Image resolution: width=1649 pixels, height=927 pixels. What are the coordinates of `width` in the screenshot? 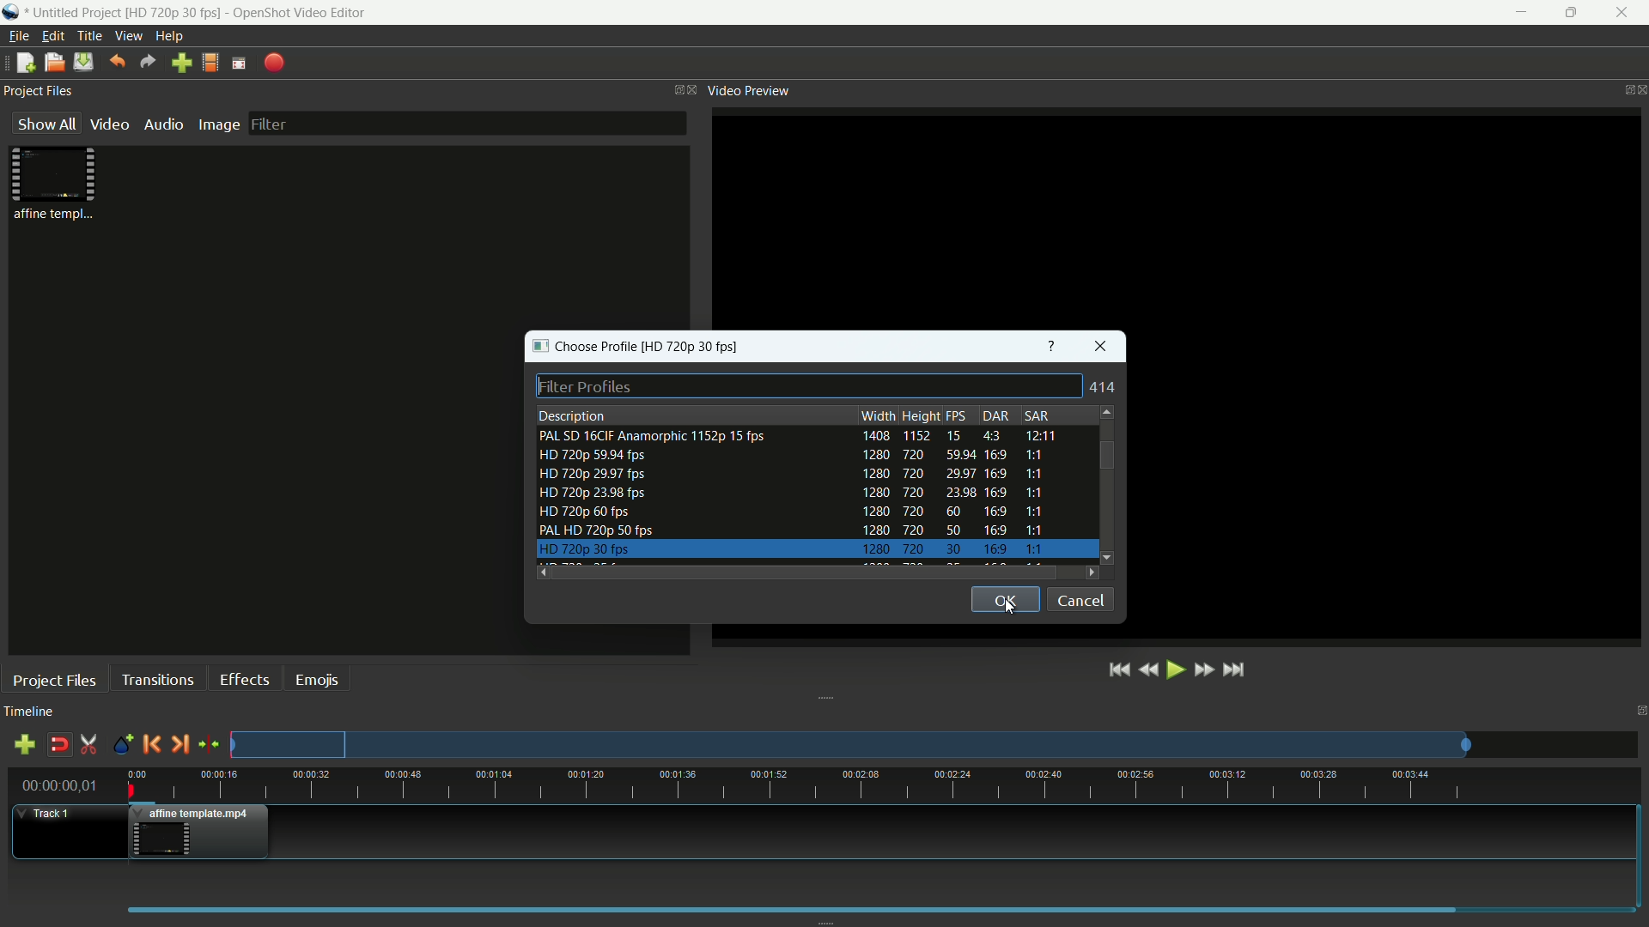 It's located at (872, 416).